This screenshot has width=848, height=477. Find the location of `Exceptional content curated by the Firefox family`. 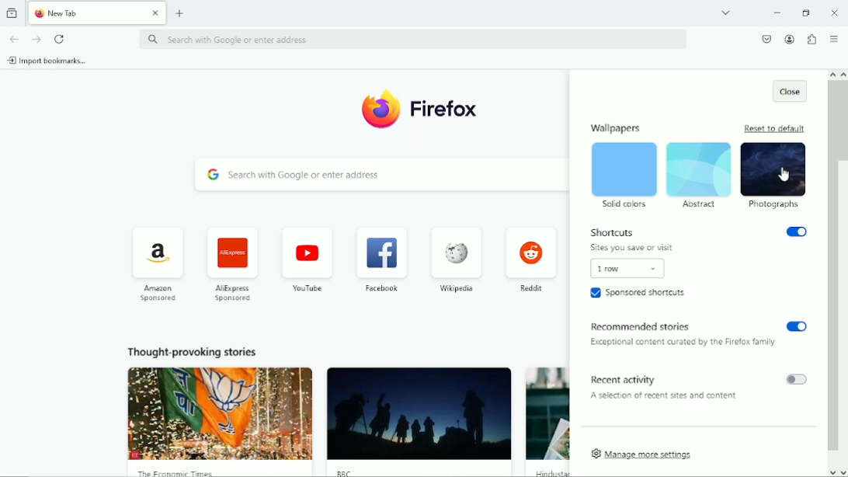

Exceptional content curated by the Firefox family is located at coordinates (684, 343).